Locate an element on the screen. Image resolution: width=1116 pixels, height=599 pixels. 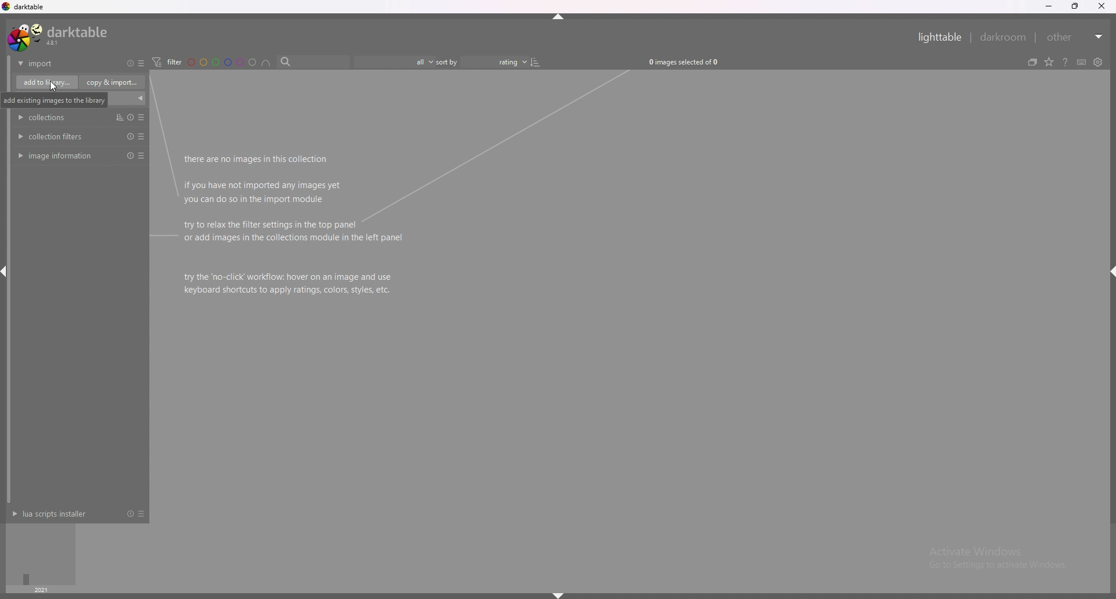
preset is located at coordinates (142, 117).